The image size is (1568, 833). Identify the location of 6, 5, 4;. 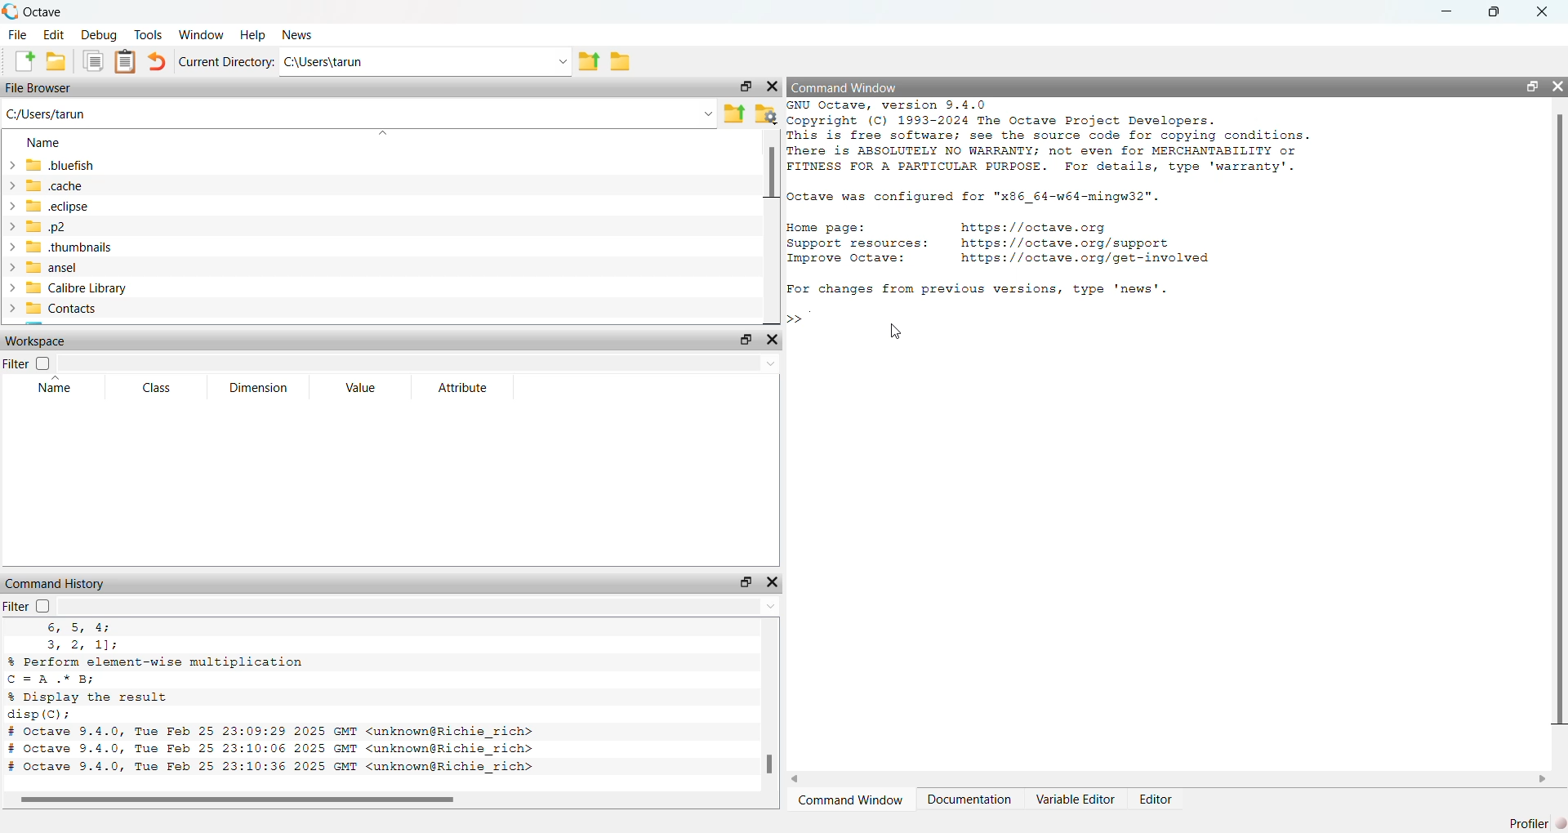
(82, 628).